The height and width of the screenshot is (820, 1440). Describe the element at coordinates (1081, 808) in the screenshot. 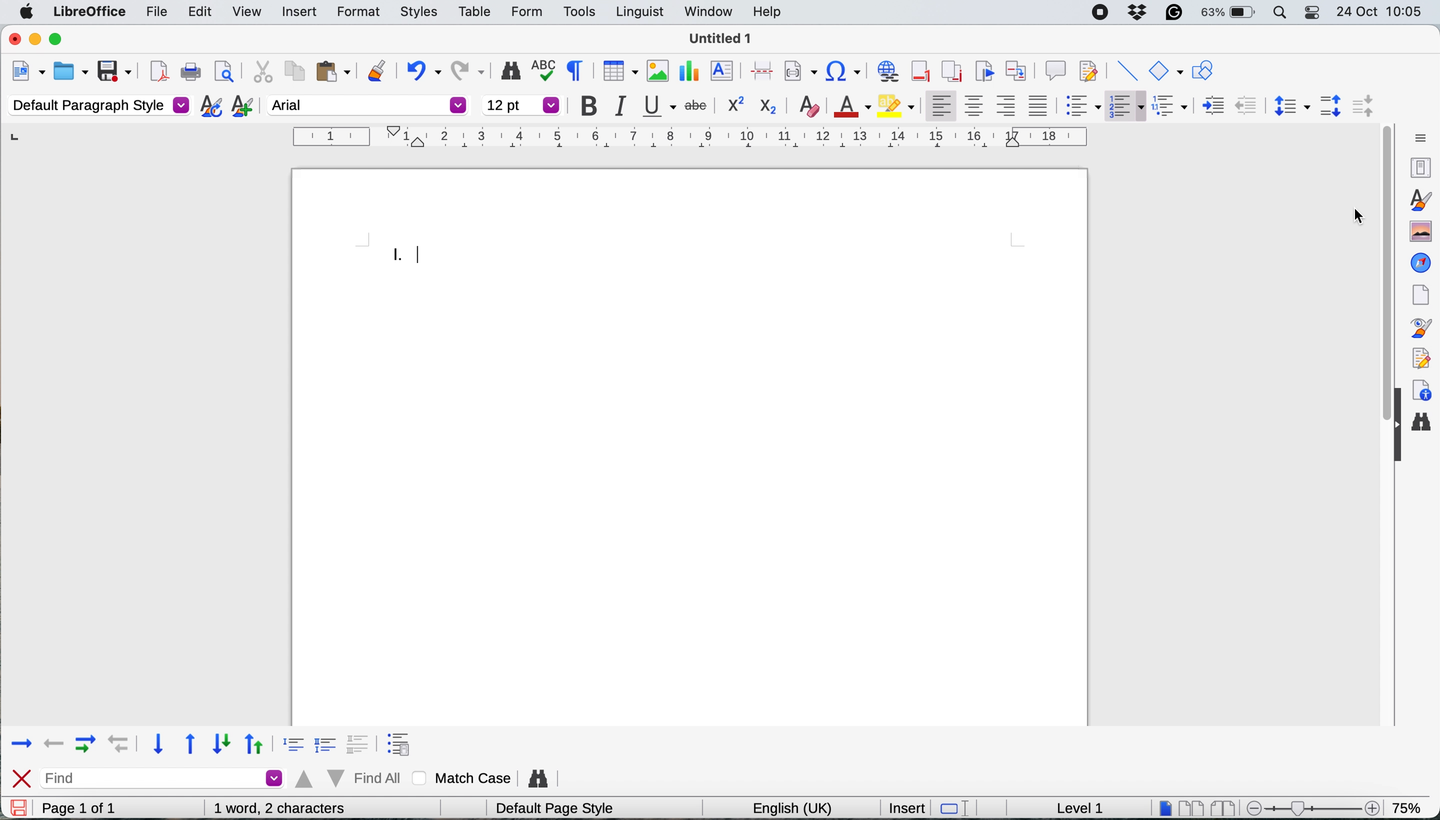

I see `level 1` at that location.